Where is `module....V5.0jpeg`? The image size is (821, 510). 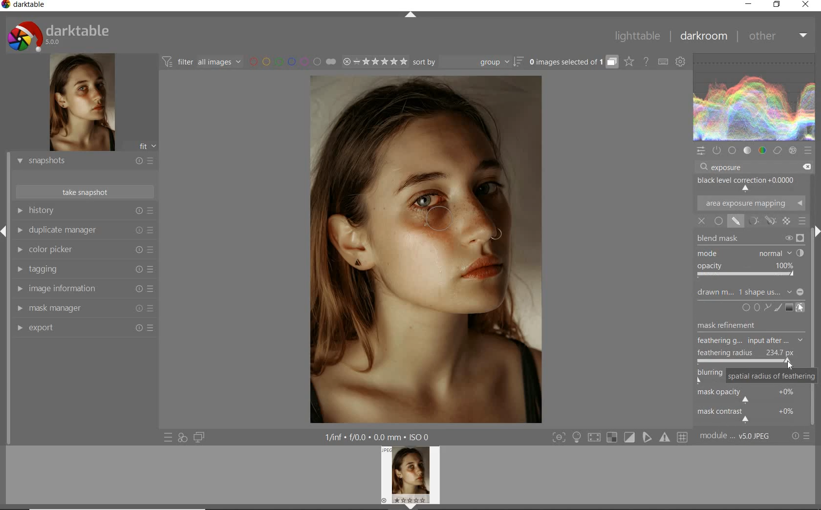
module....V5.0jpeg is located at coordinates (741, 437).